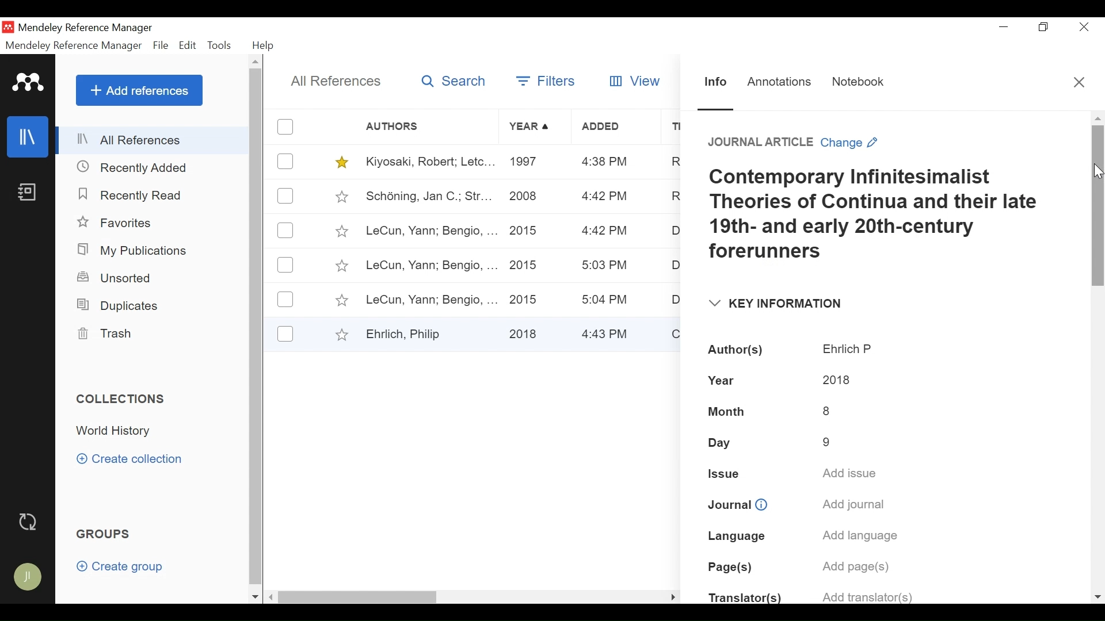  What do you see at coordinates (115, 279) in the screenshot?
I see `Unsorted` at bounding box center [115, 279].